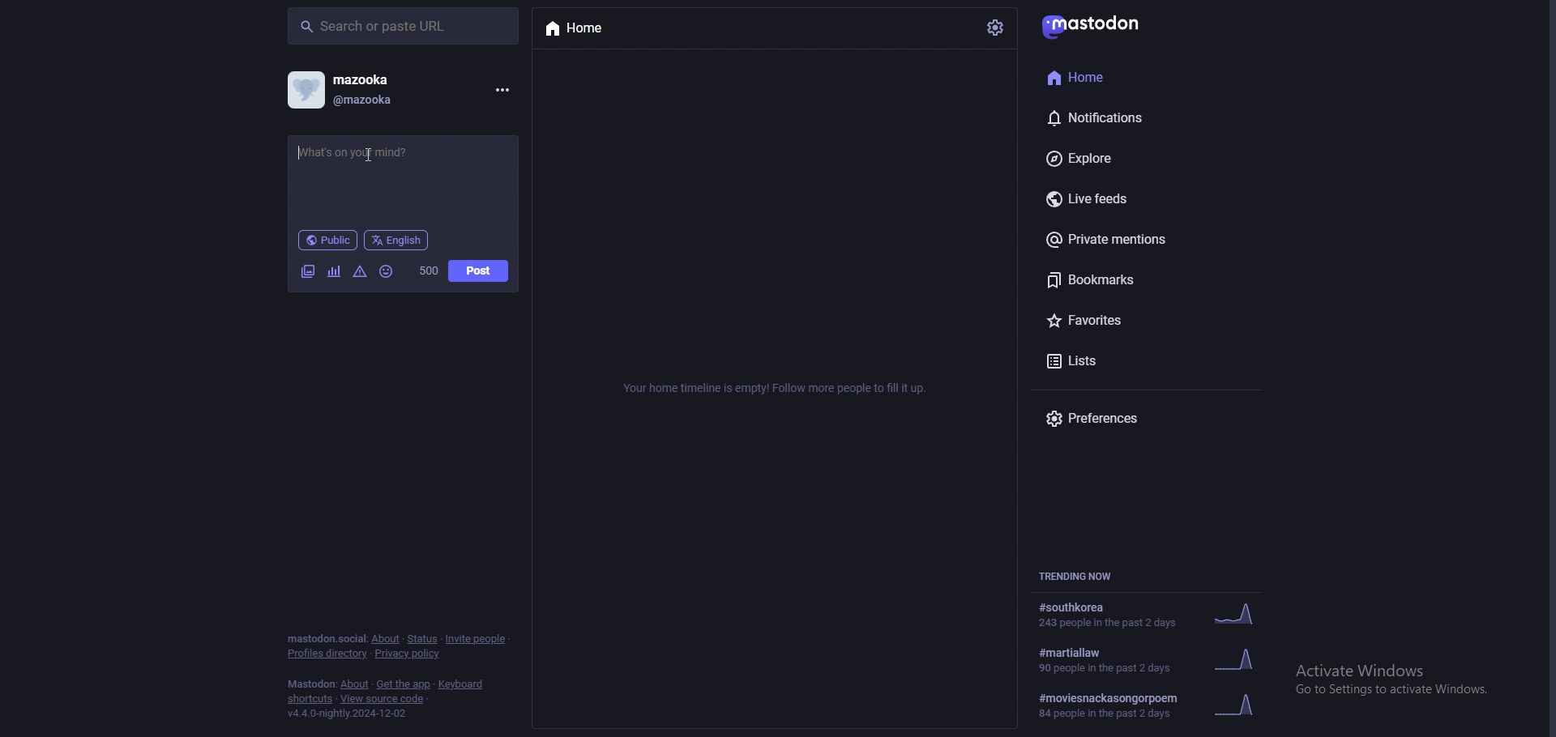 The height and width of the screenshot is (737, 1556). I want to click on #moviesnackasongorpoem, so click(1161, 703).